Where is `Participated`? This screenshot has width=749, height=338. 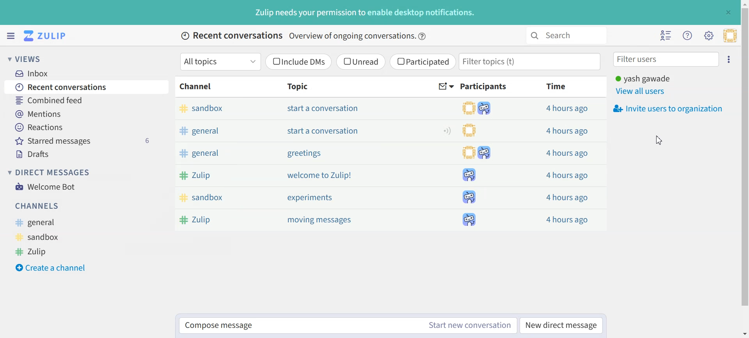 Participated is located at coordinates (422, 62).